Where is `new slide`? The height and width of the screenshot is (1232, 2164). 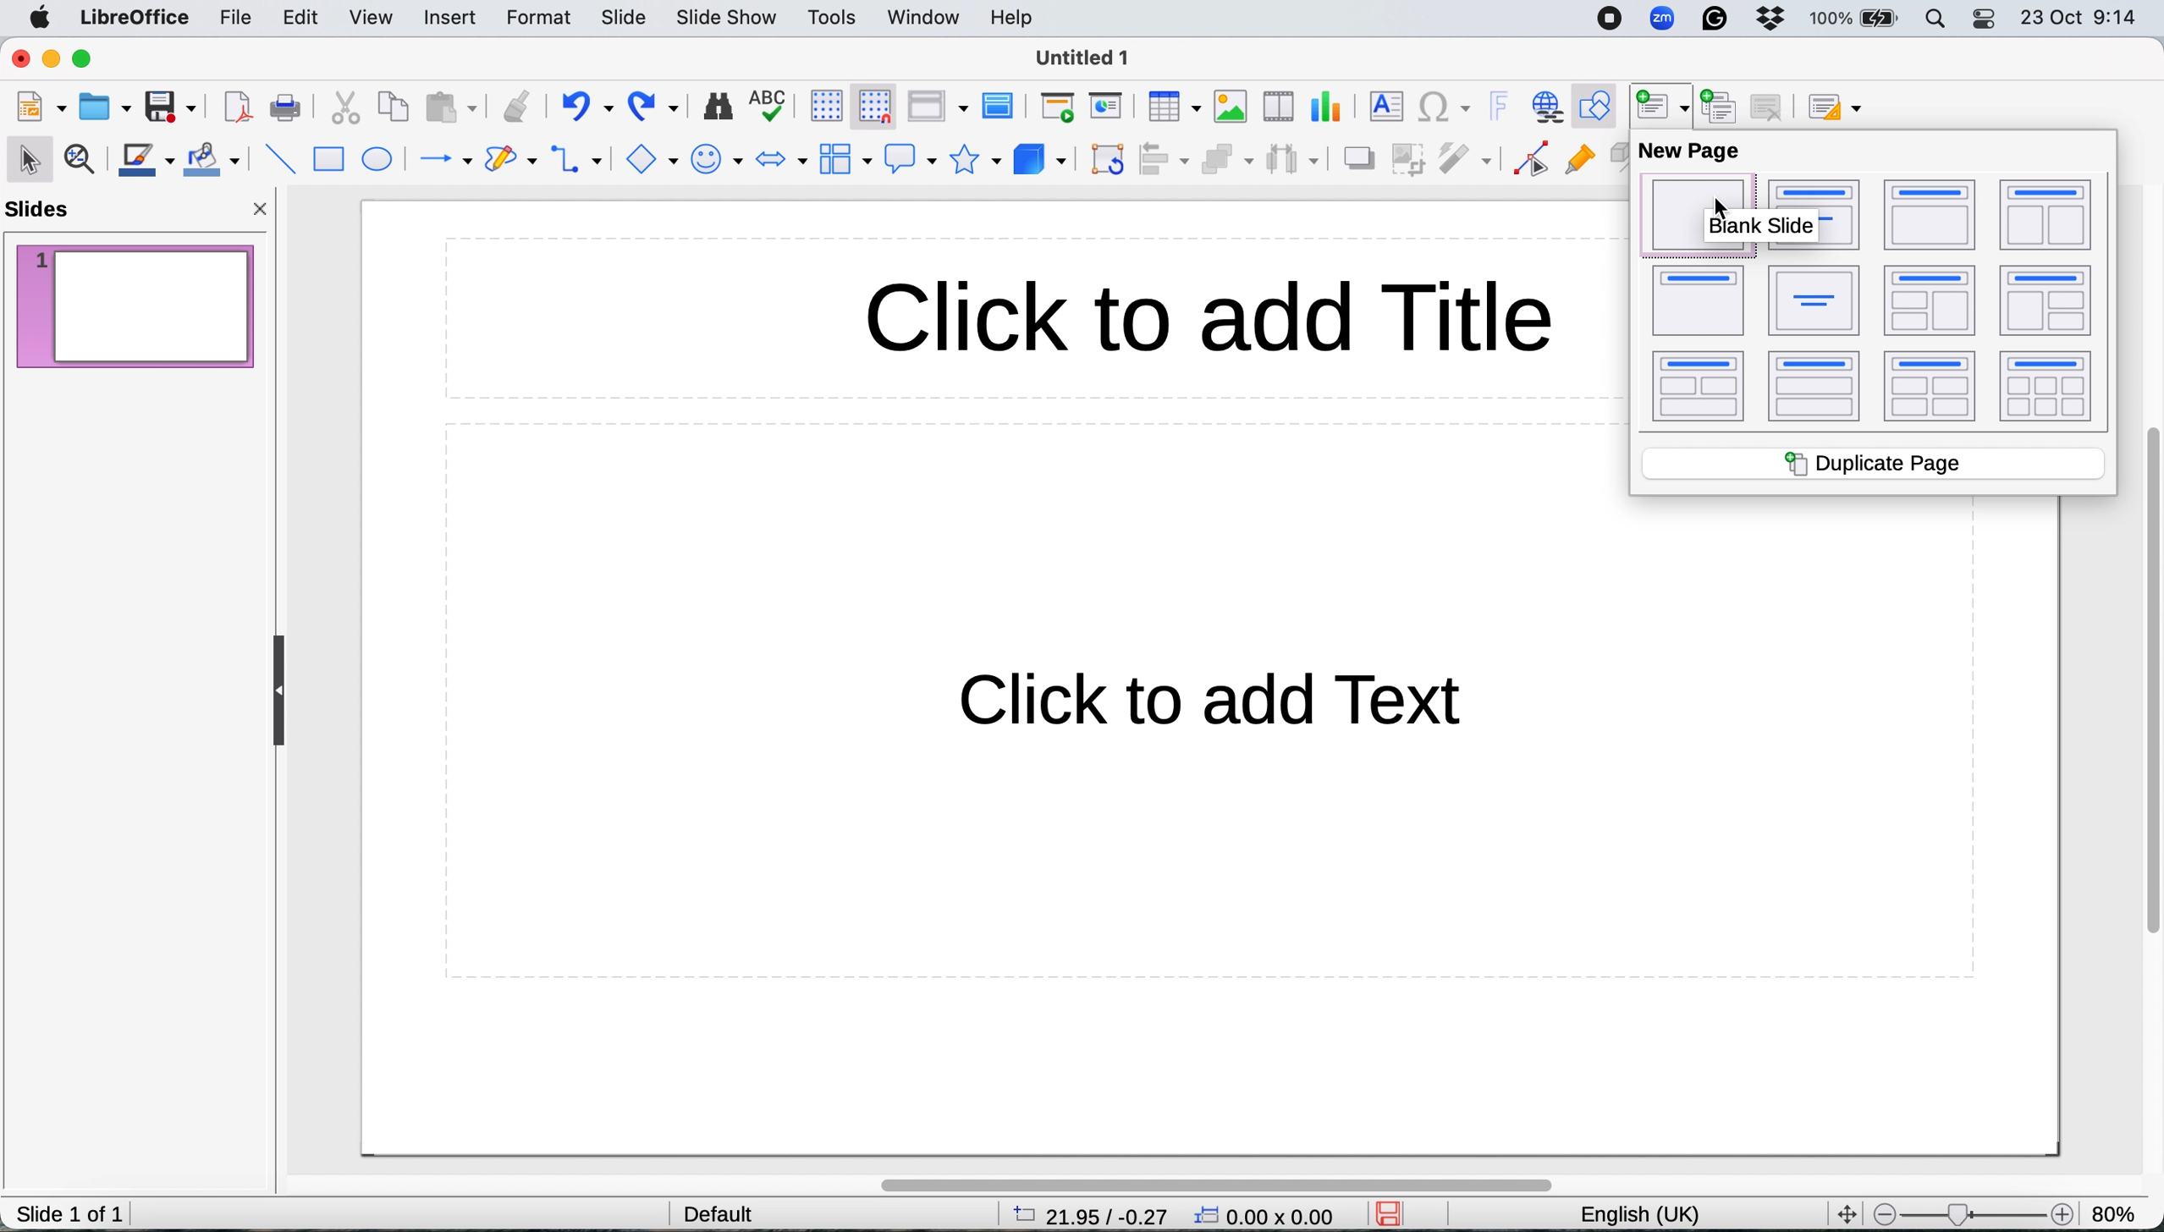 new slide is located at coordinates (1659, 103).